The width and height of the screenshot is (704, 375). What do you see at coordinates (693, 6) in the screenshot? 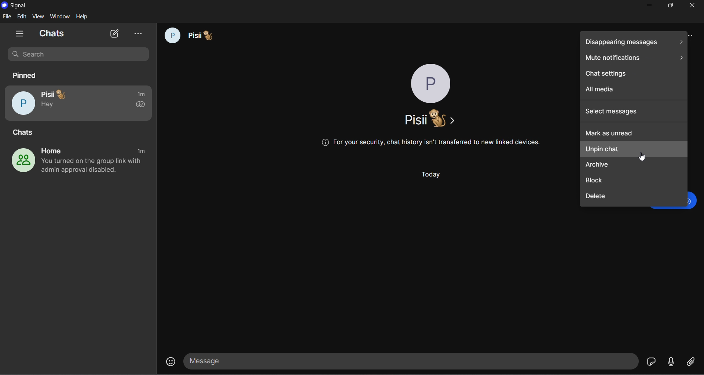
I see `close` at bounding box center [693, 6].